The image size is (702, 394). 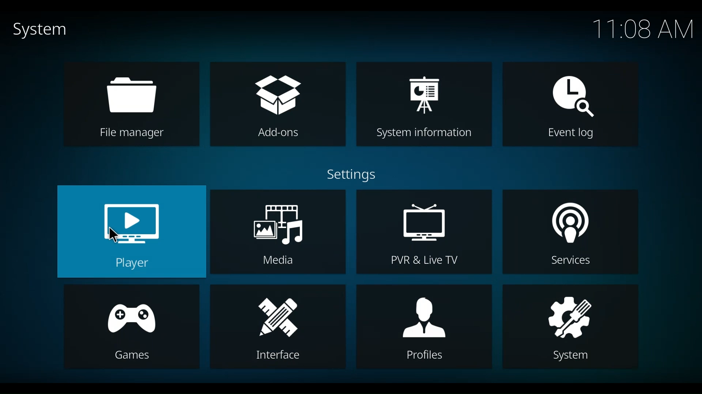 I want to click on System Information, so click(x=426, y=104).